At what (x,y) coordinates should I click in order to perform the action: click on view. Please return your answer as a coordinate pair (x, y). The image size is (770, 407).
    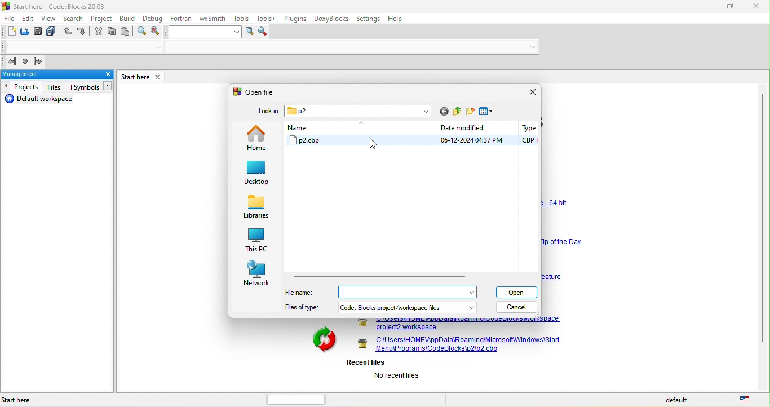
    Looking at the image, I should click on (50, 19).